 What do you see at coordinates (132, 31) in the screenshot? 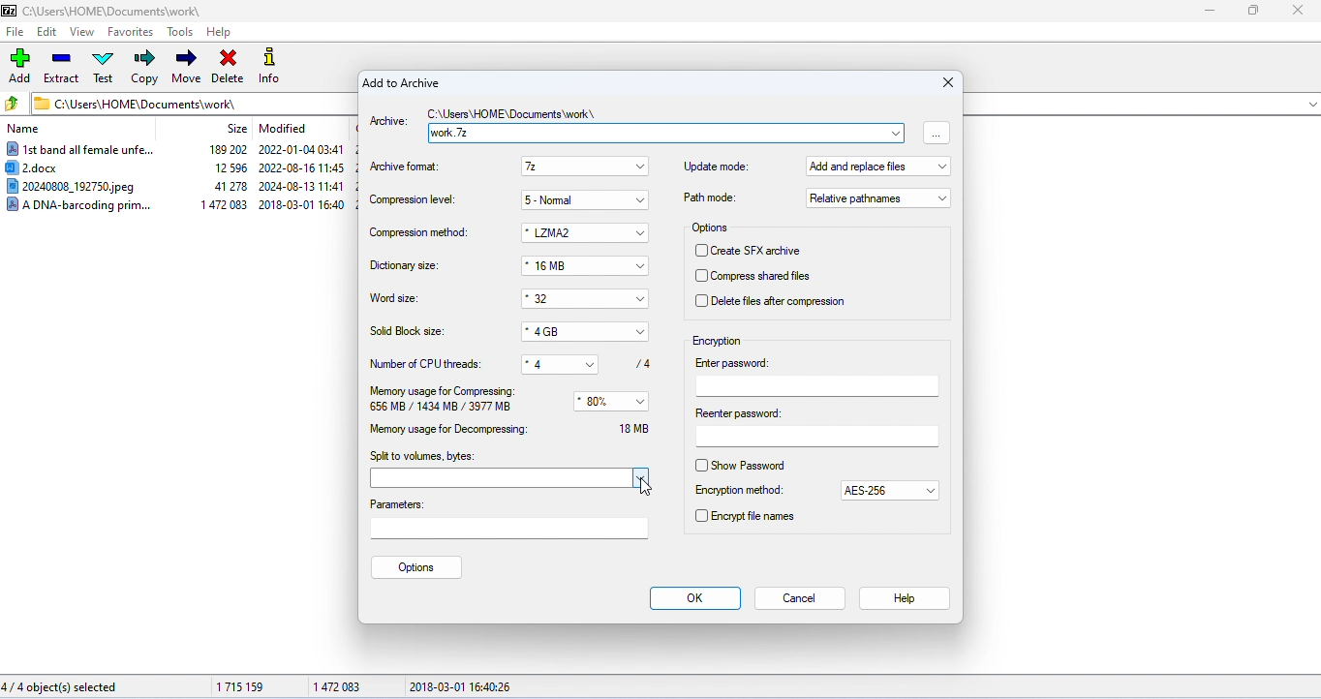
I see `favorites` at bounding box center [132, 31].